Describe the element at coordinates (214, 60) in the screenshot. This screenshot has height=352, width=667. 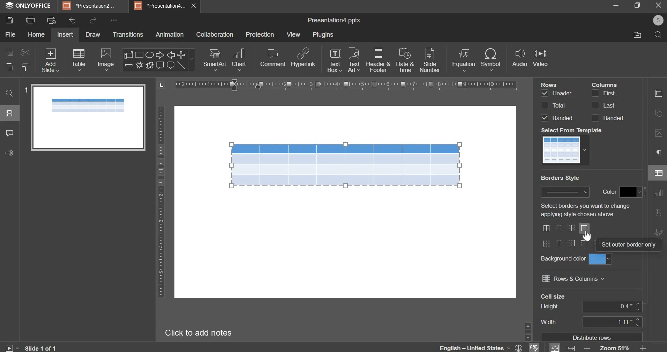
I see `smart art` at that location.